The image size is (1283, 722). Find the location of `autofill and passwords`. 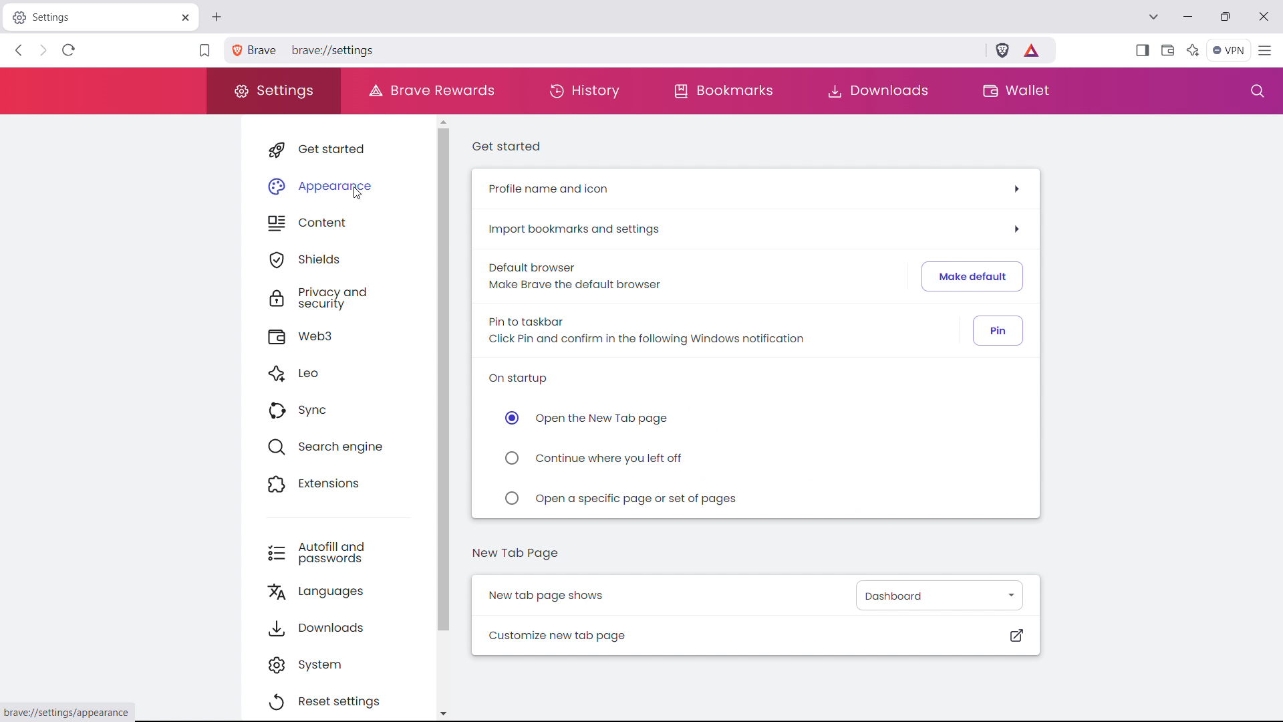

autofill and passwords is located at coordinates (338, 551).